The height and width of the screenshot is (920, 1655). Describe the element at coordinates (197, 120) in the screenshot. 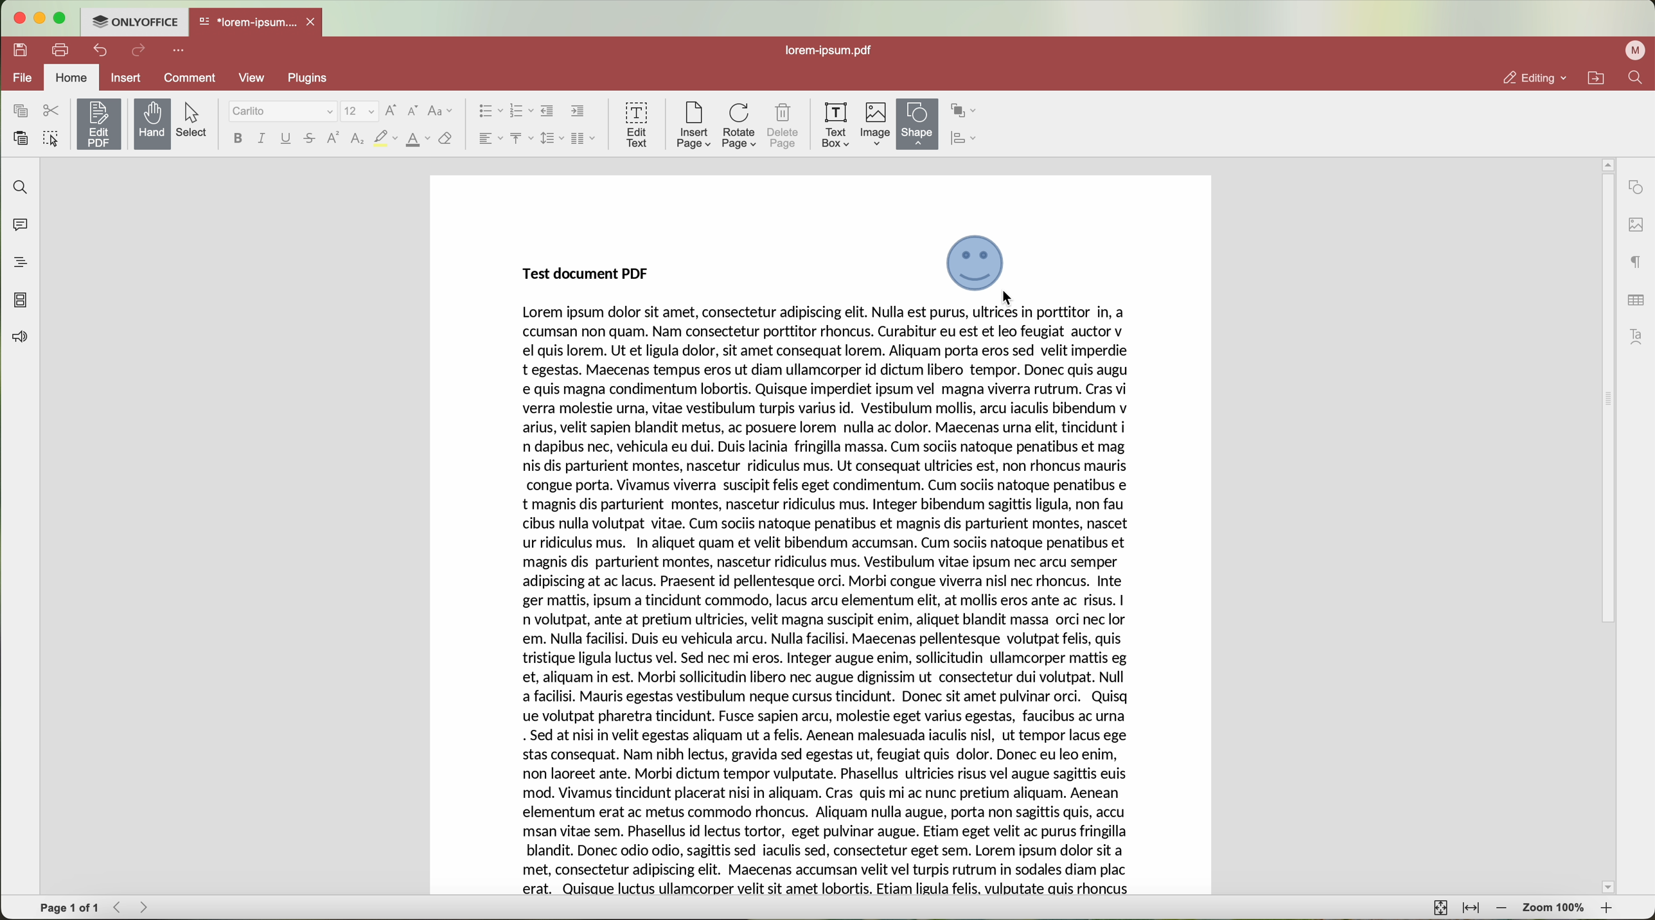

I see `select` at that location.